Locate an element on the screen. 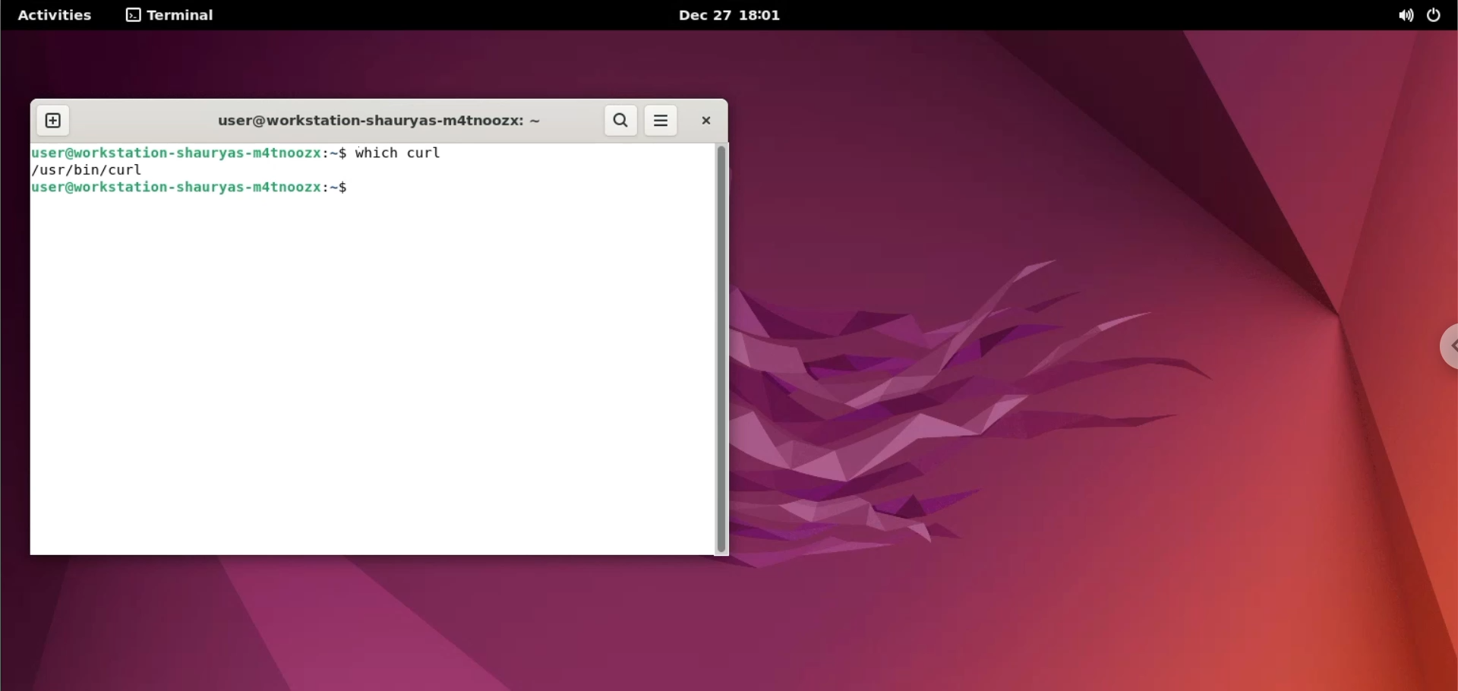 The height and width of the screenshot is (691, 1458). power options is located at coordinates (1434, 17).